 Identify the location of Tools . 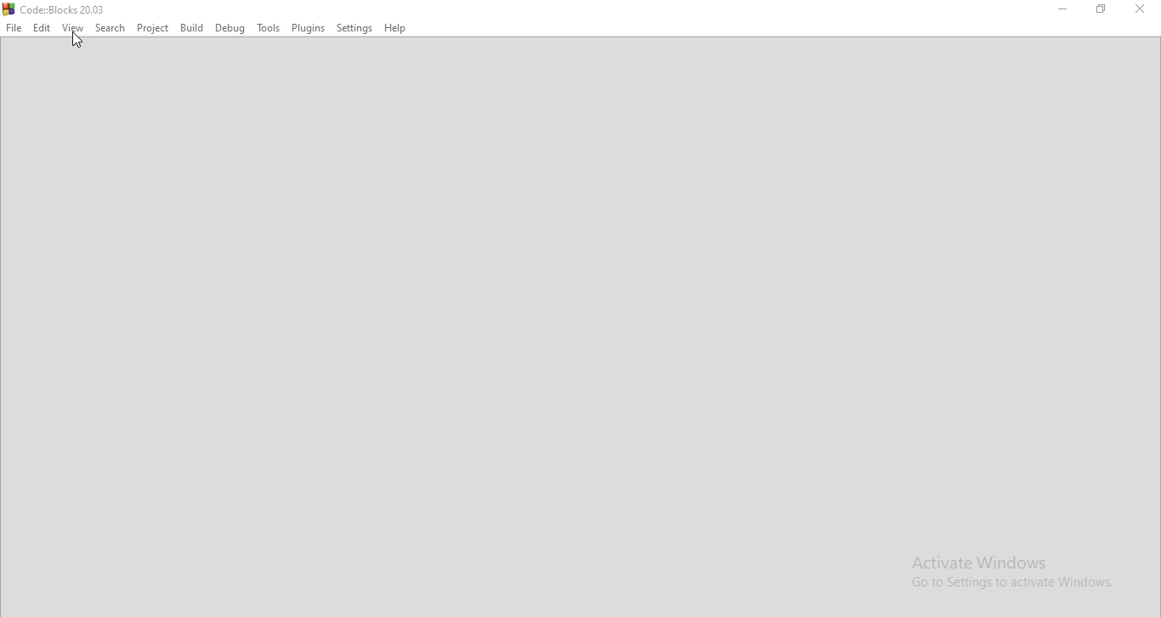
(269, 26).